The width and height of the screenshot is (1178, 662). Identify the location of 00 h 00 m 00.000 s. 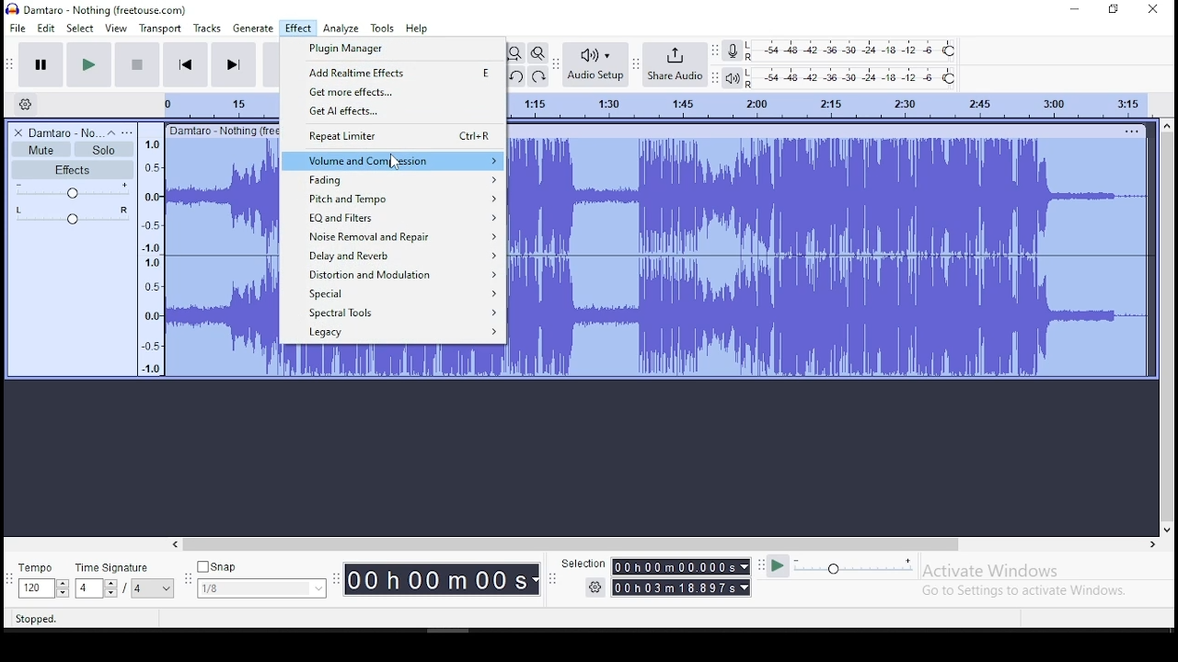
(681, 566).